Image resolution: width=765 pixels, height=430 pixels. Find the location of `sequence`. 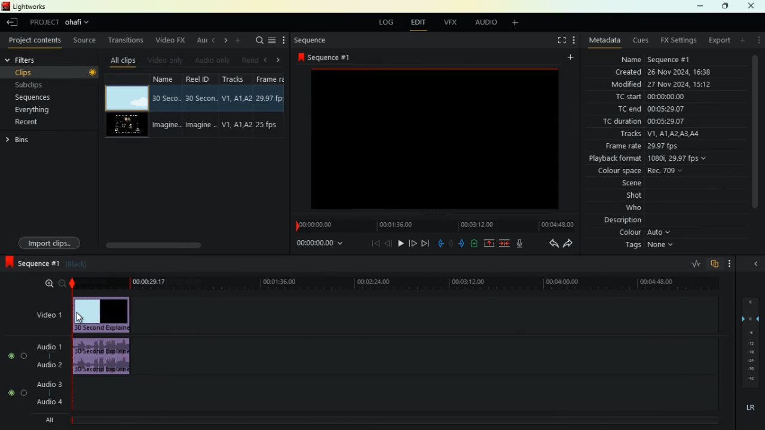

sequence is located at coordinates (324, 58).